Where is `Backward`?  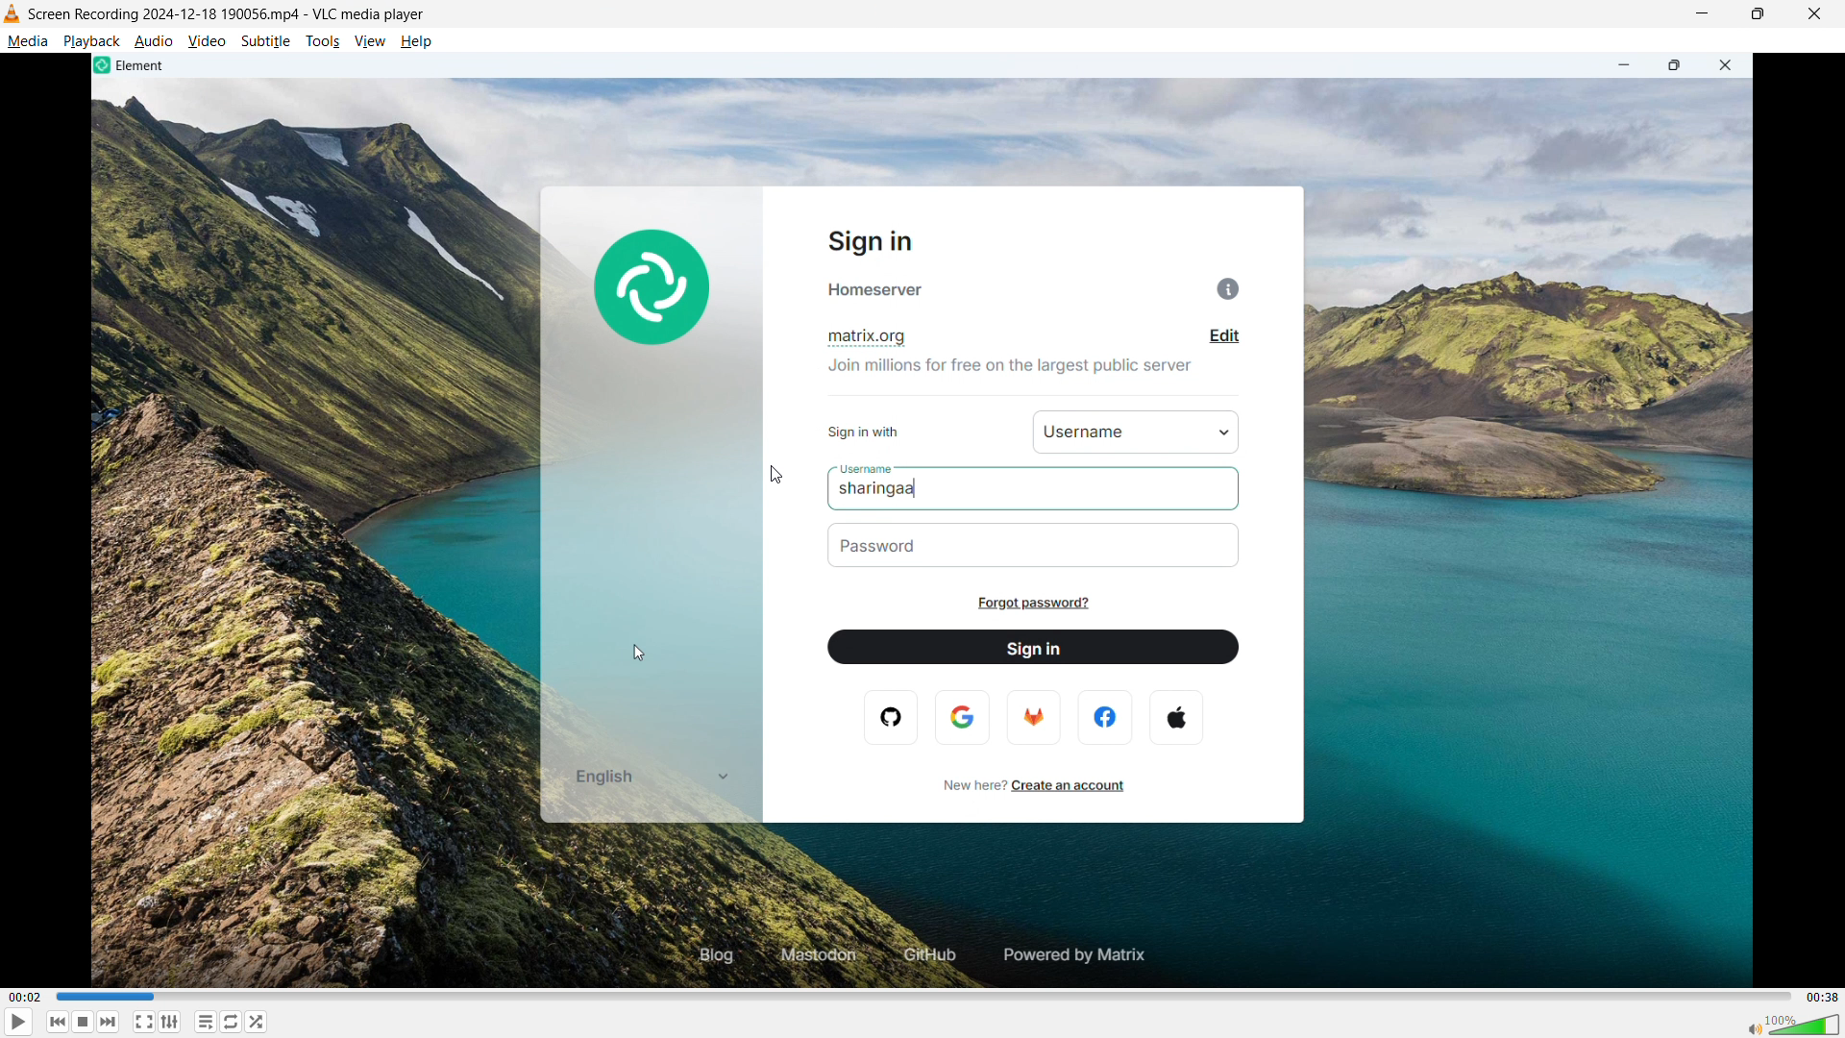
Backward is located at coordinates (76, 1022).